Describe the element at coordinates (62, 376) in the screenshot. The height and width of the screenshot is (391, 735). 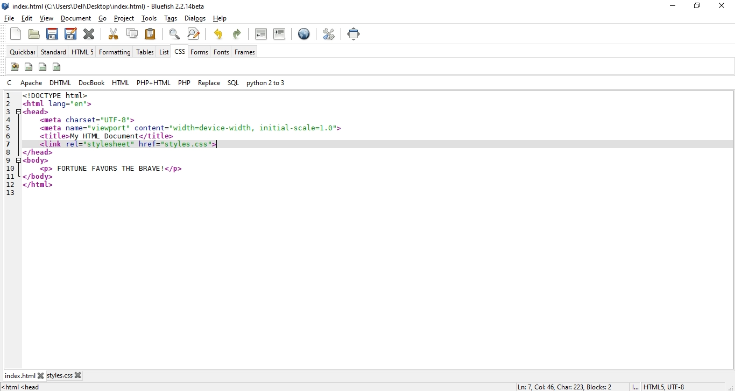
I see `styles.css` at that location.